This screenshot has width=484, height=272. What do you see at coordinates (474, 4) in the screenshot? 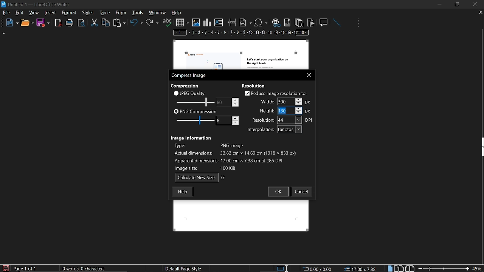
I see `close` at bounding box center [474, 4].